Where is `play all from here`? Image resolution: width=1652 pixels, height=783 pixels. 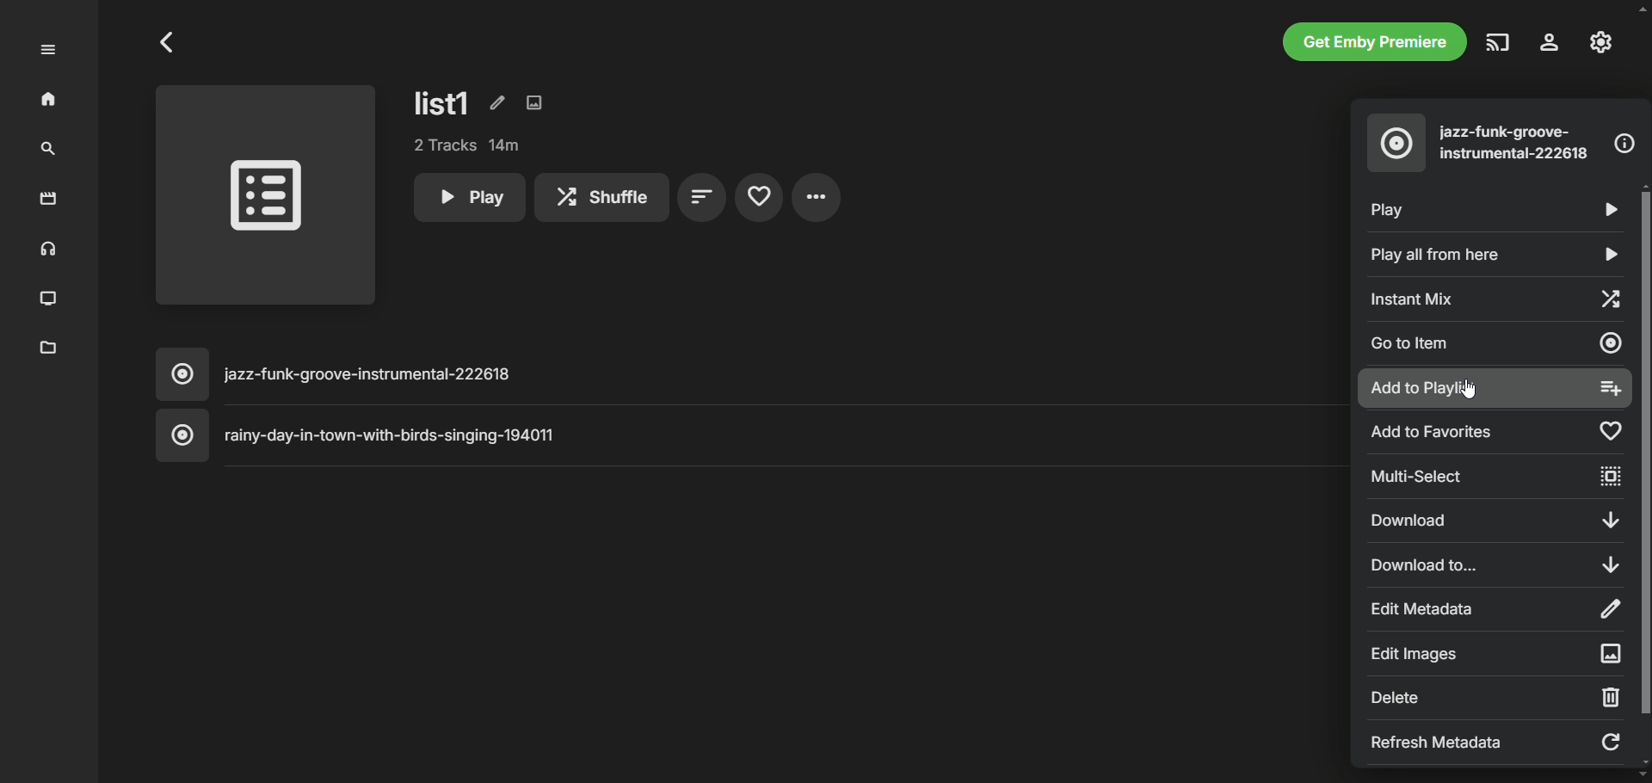
play all from here is located at coordinates (1496, 255).